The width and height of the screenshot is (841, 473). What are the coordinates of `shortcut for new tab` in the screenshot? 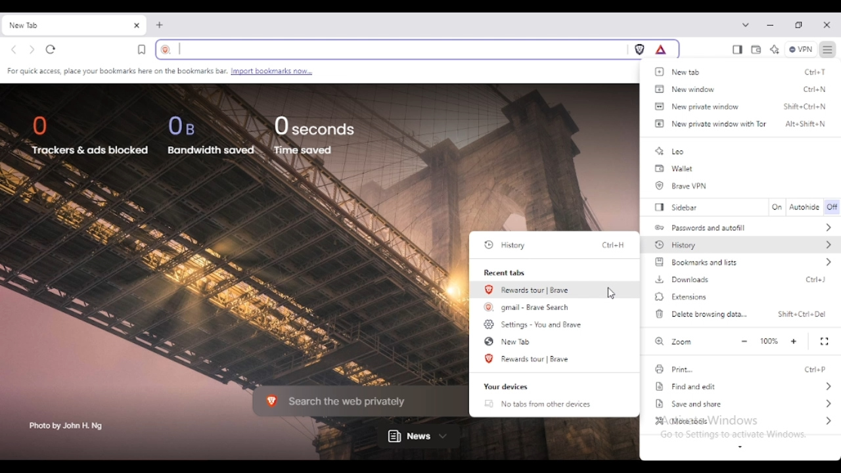 It's located at (816, 72).